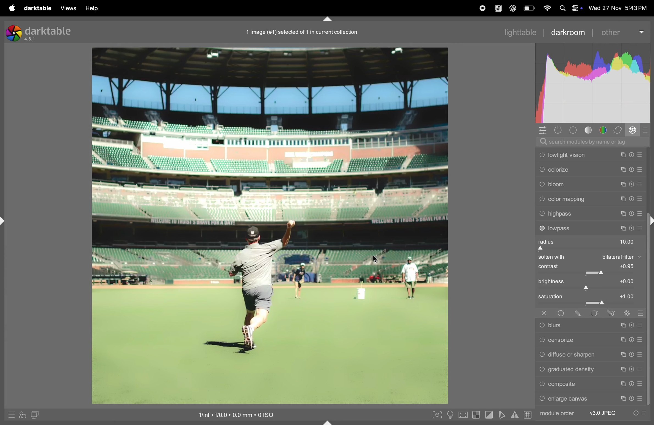 Image resolution: width=654 pixels, height=425 pixels. Describe the element at coordinates (4, 222) in the screenshot. I see `shift+ctrl+l` at that location.